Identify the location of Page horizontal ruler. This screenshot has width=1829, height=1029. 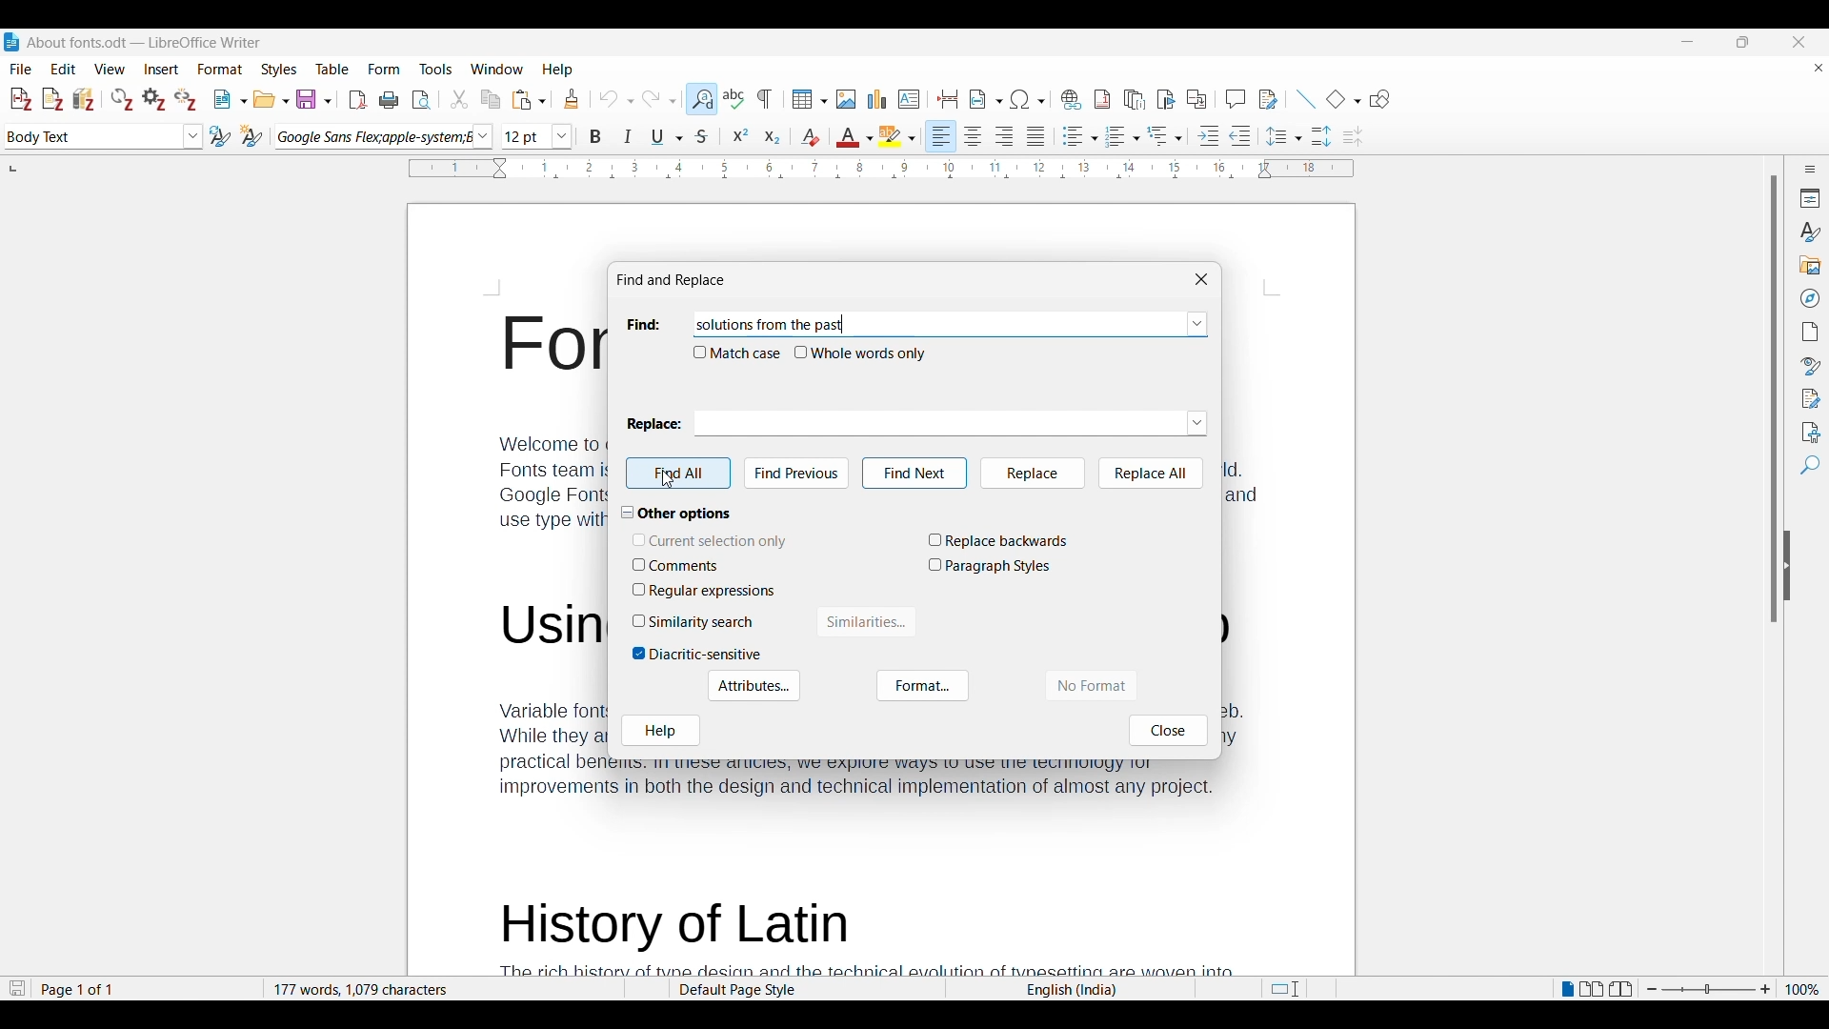
(880, 169).